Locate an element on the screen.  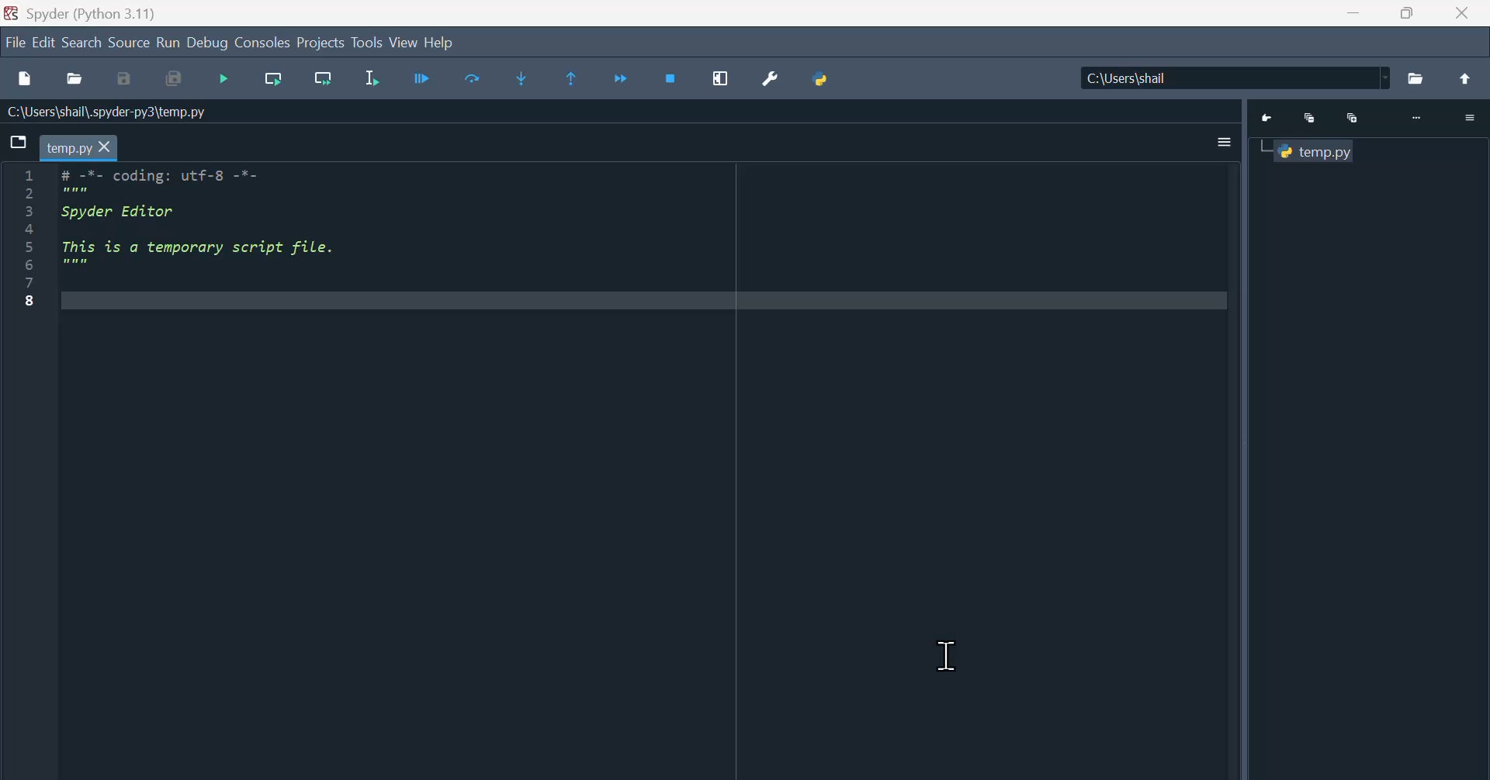
Settings is located at coordinates (1471, 118).